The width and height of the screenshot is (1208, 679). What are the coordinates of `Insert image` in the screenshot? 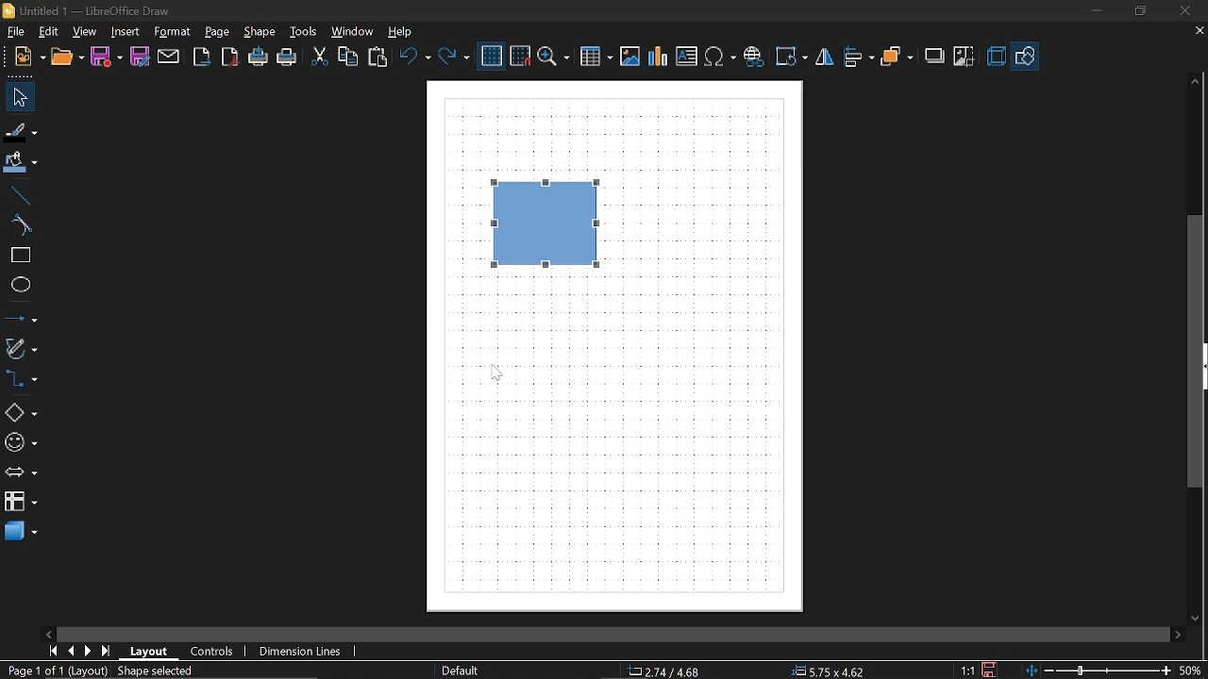 It's located at (629, 57).